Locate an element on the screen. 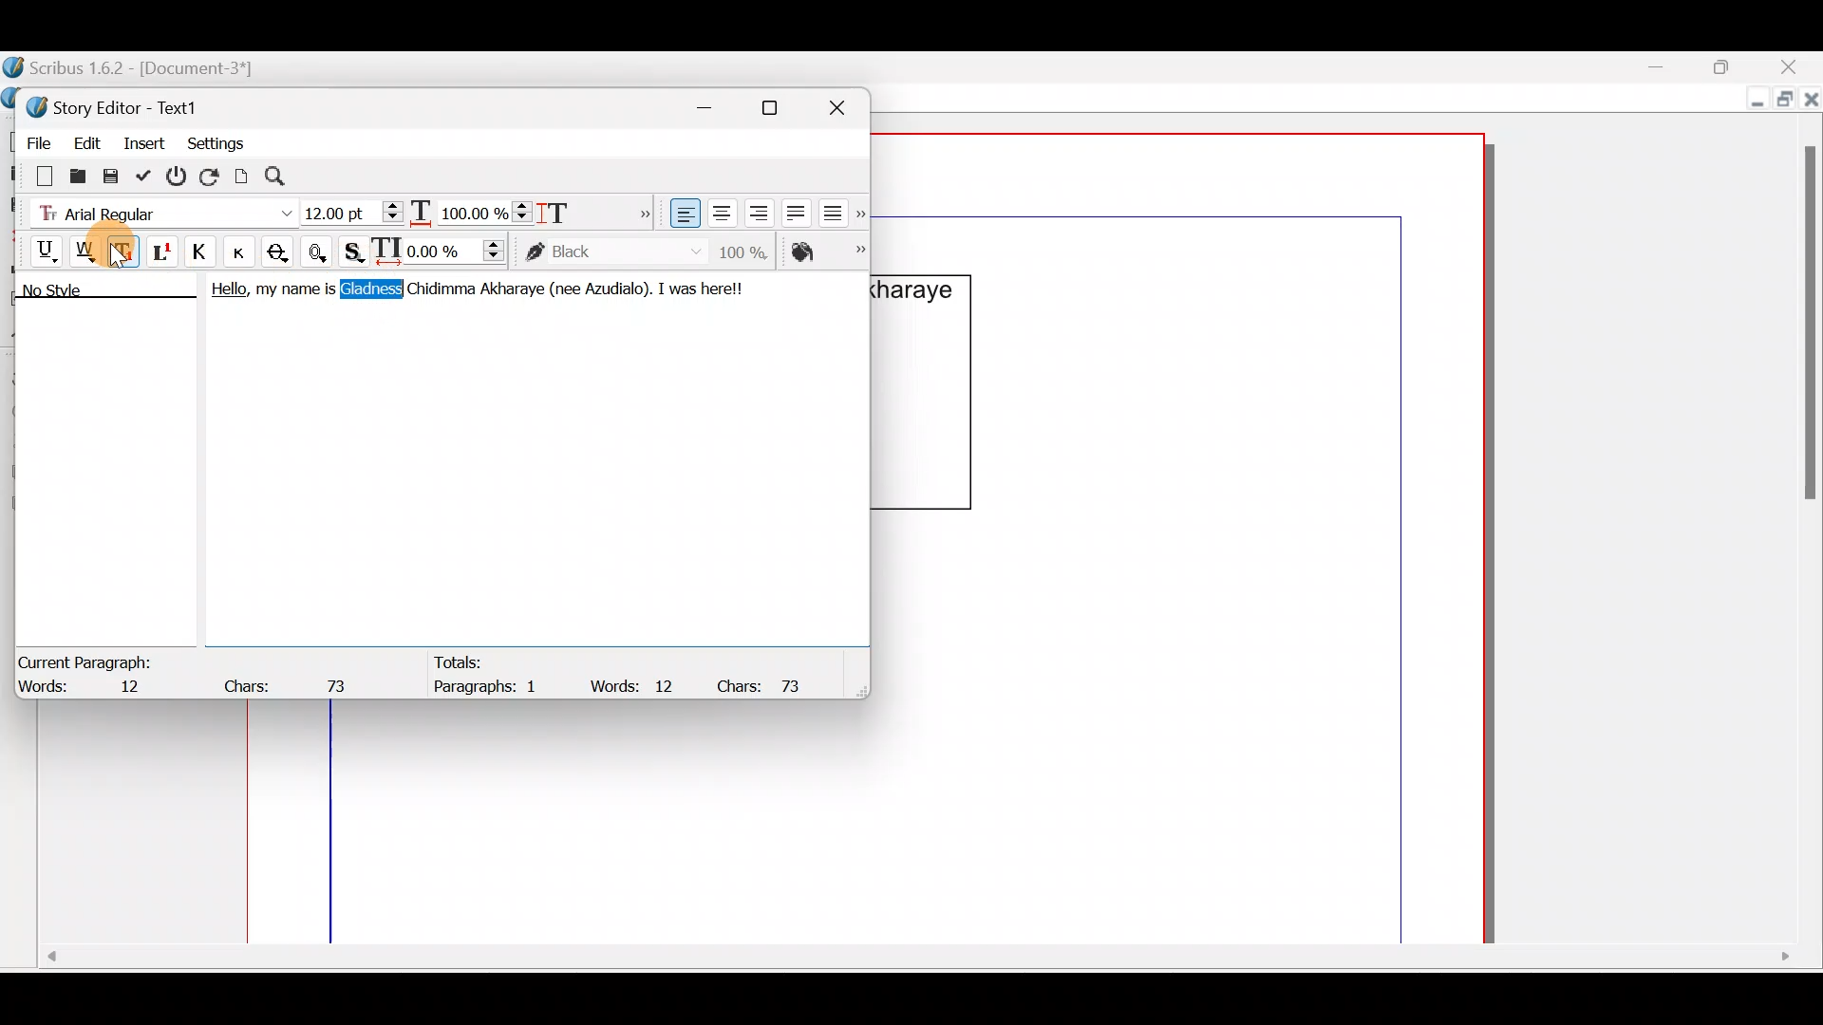 This screenshot has width=1823, height=1025. Align text force justified is located at coordinates (838, 209).